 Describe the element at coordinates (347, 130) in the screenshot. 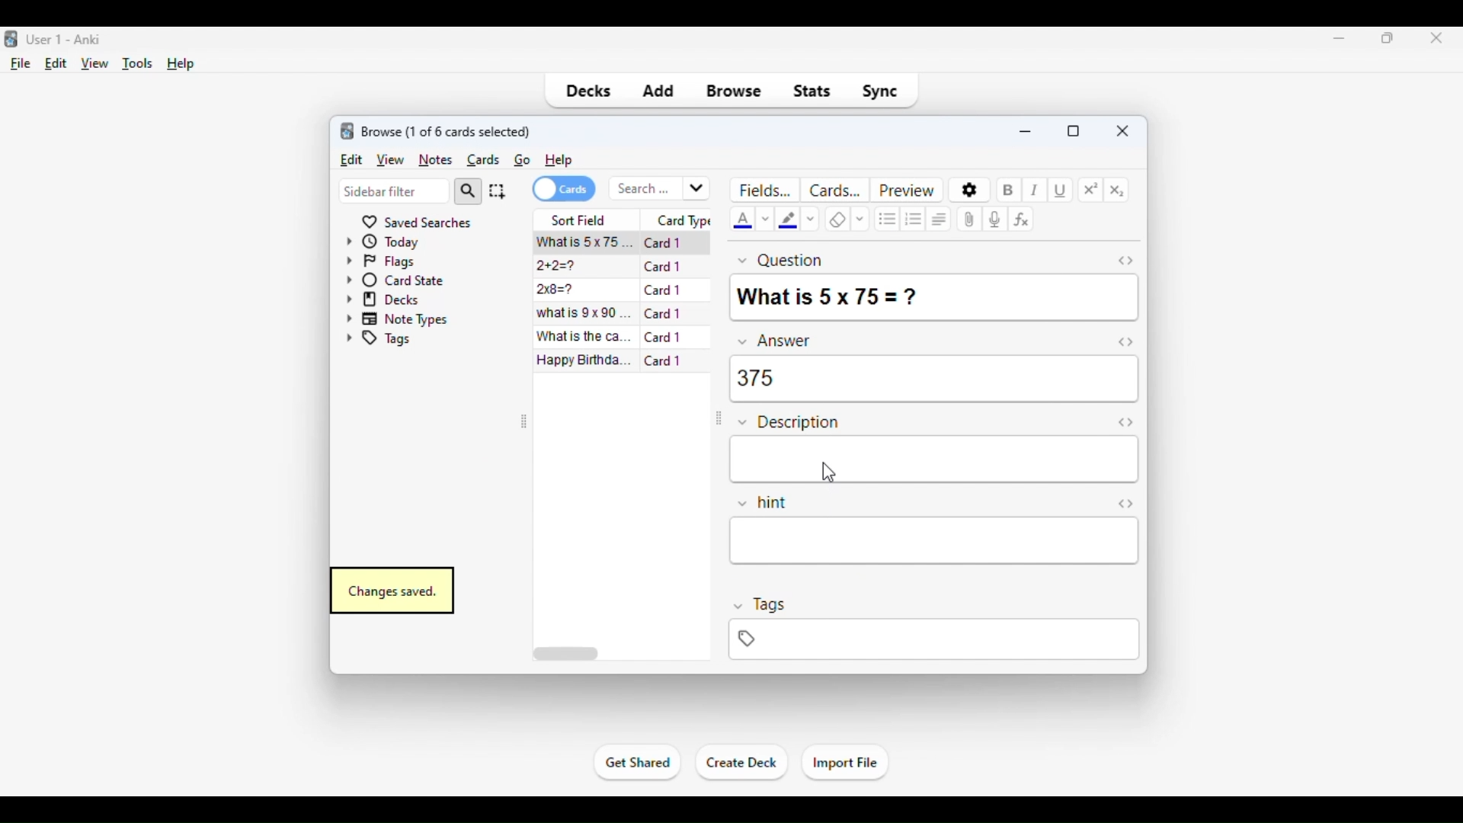

I see `logo` at that location.